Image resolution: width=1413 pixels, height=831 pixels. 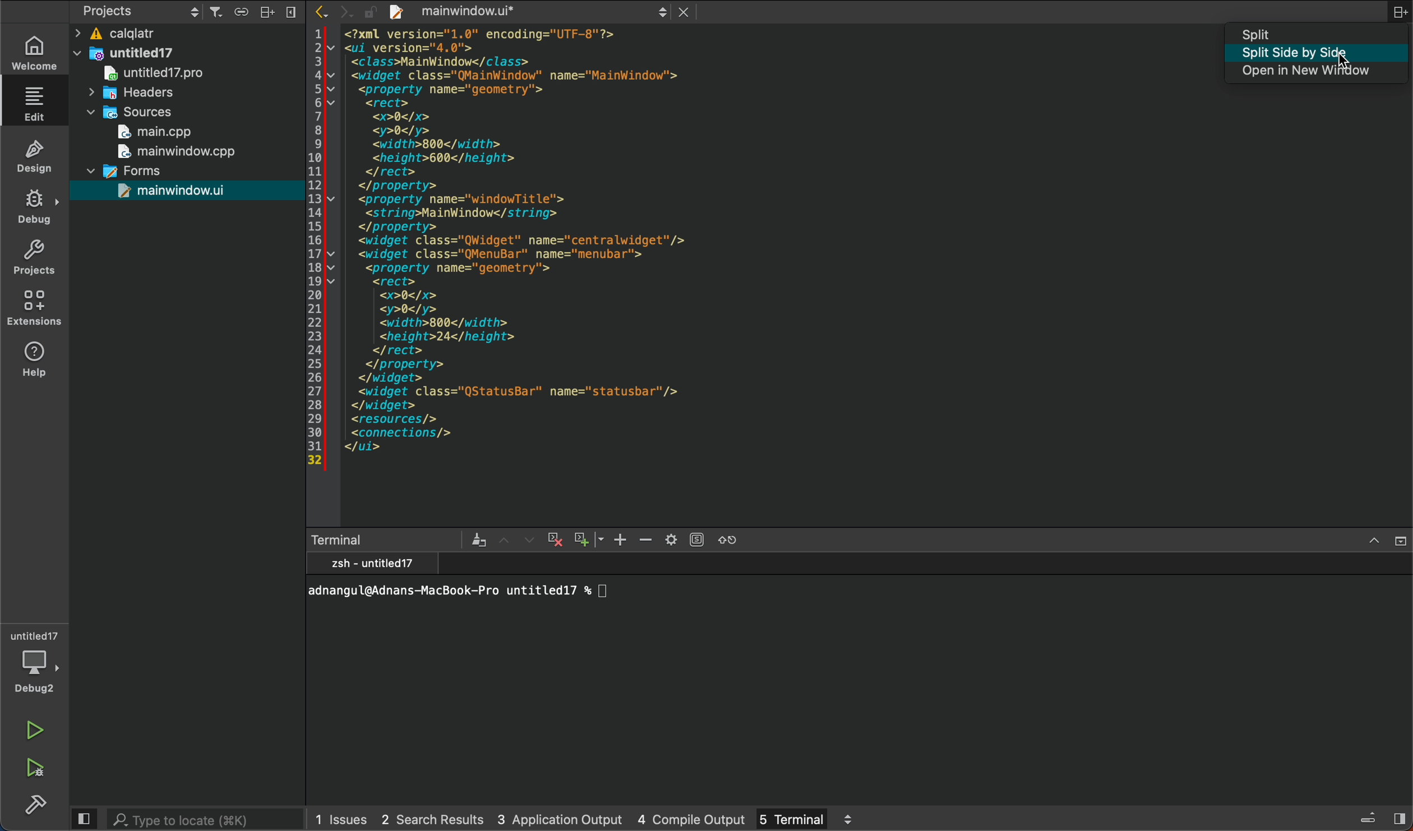 I want to click on file tab, so click(x=514, y=11).